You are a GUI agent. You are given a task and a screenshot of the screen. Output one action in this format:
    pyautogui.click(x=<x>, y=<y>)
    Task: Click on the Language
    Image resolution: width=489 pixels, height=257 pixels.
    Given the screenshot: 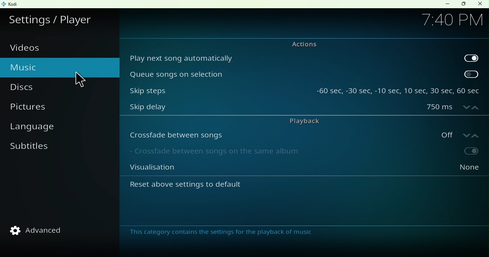 What is the action you would take?
    pyautogui.click(x=39, y=128)
    